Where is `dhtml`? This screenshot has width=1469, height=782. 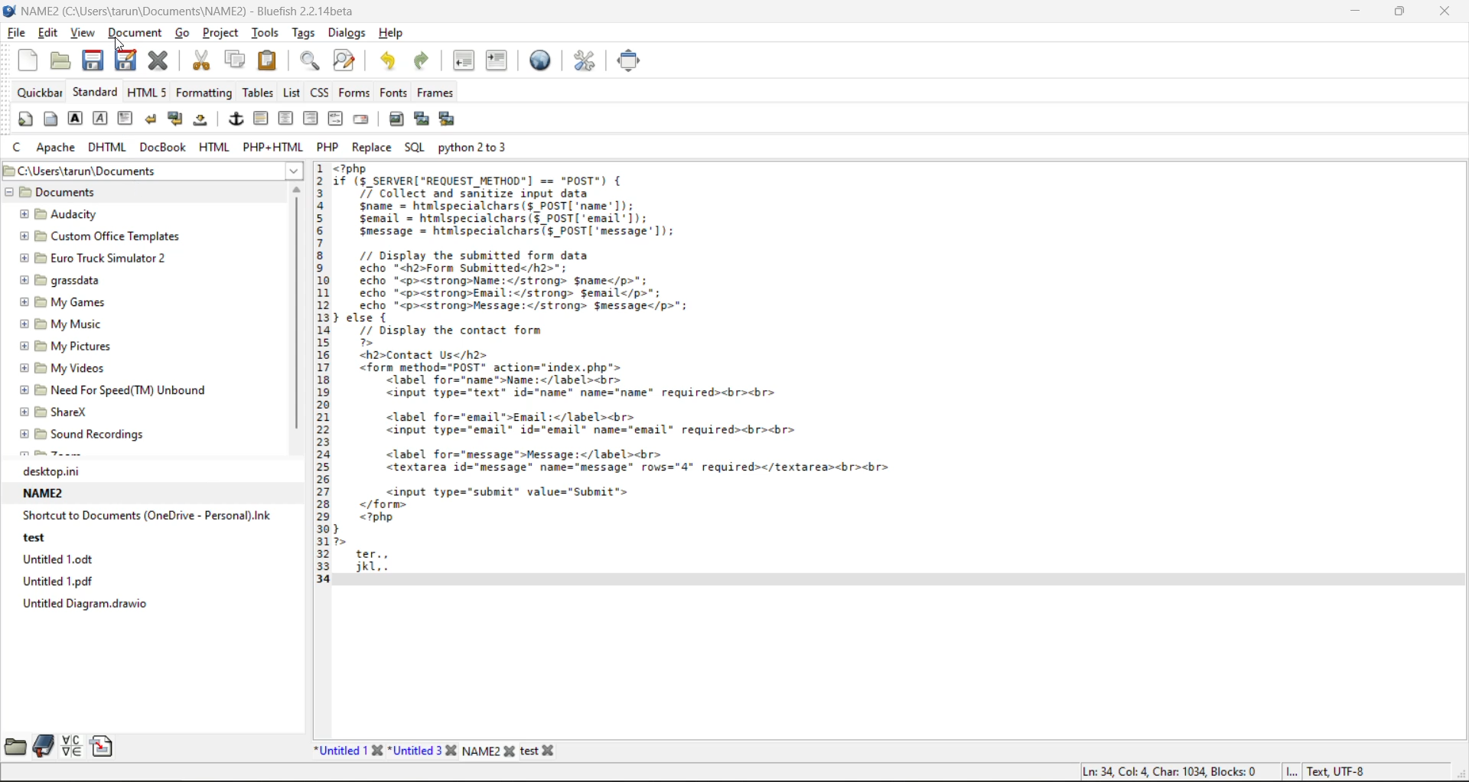 dhtml is located at coordinates (109, 148).